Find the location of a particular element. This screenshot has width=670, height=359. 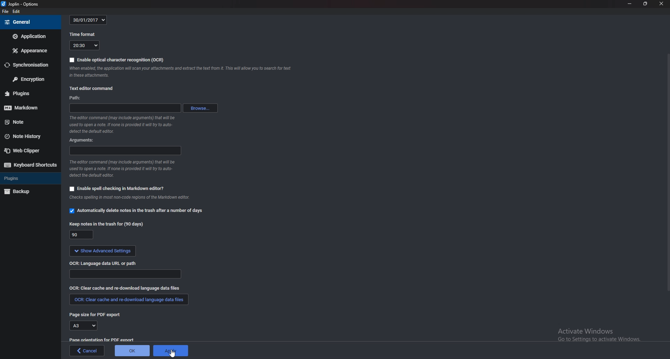

Resize is located at coordinates (645, 4).